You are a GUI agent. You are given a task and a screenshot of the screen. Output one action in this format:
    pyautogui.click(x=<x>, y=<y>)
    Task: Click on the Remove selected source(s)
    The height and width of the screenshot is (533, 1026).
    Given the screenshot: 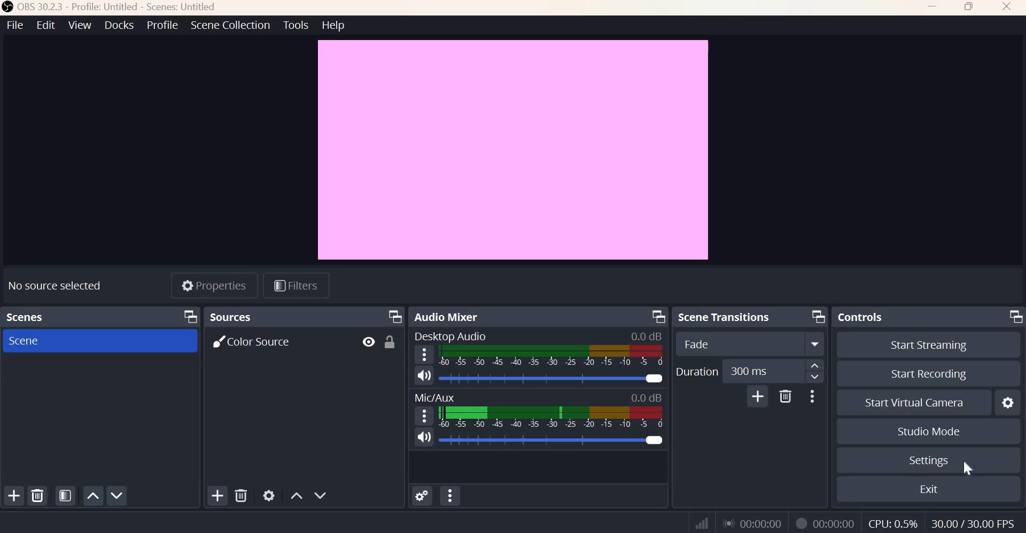 What is the action you would take?
    pyautogui.click(x=242, y=496)
    